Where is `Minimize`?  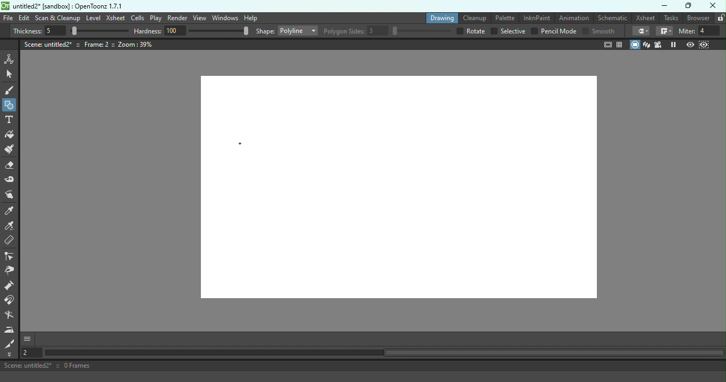
Minimize is located at coordinates (665, 6).